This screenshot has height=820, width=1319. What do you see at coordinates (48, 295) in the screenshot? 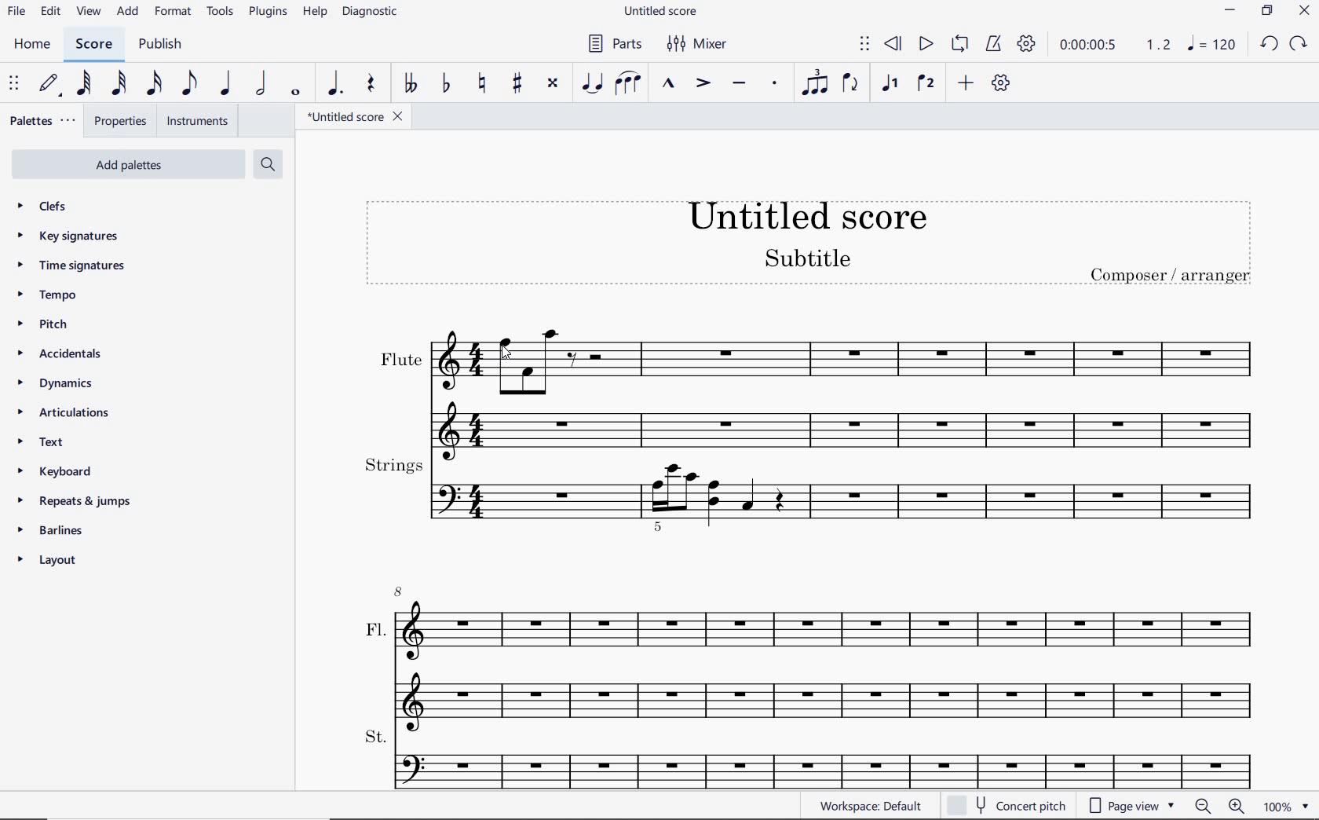
I see `tempo` at bounding box center [48, 295].